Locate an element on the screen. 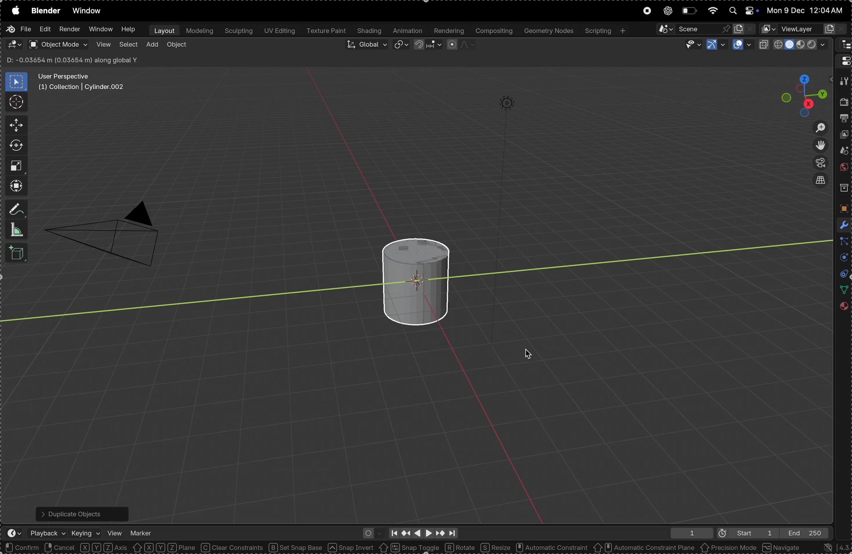 The image size is (852, 554). objects is located at coordinates (842, 208).